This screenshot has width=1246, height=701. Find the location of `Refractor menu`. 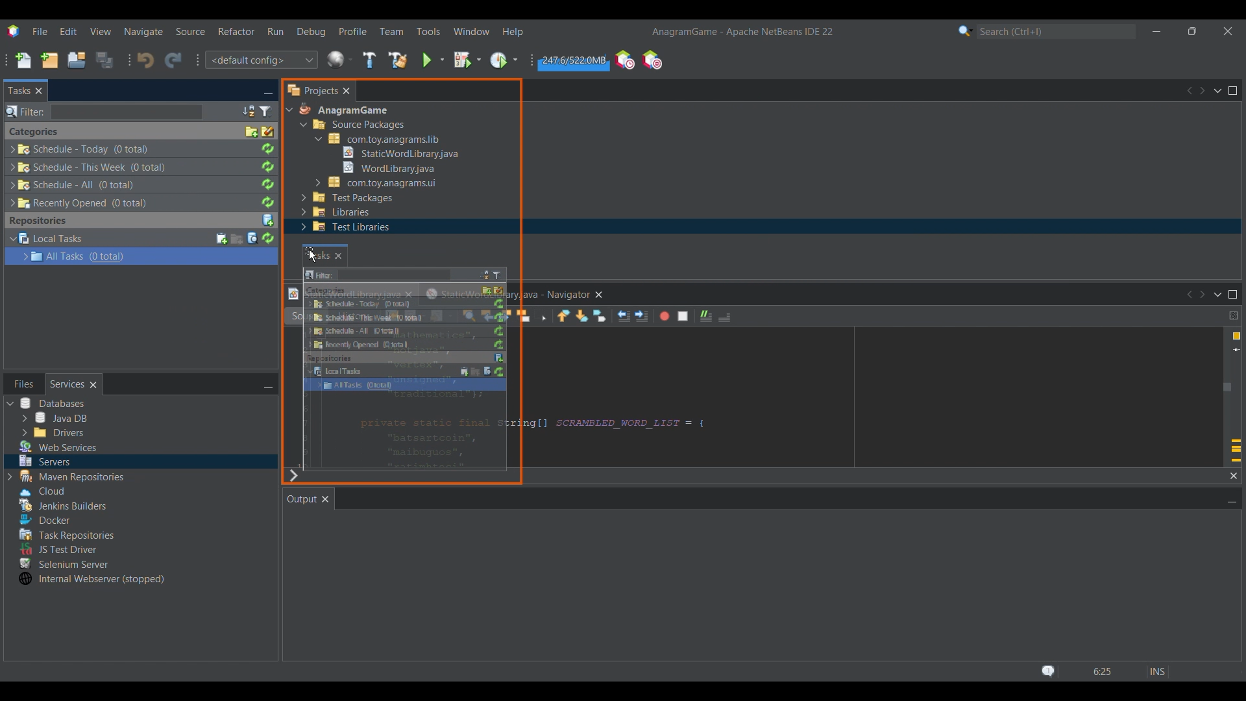

Refractor menu is located at coordinates (237, 31).